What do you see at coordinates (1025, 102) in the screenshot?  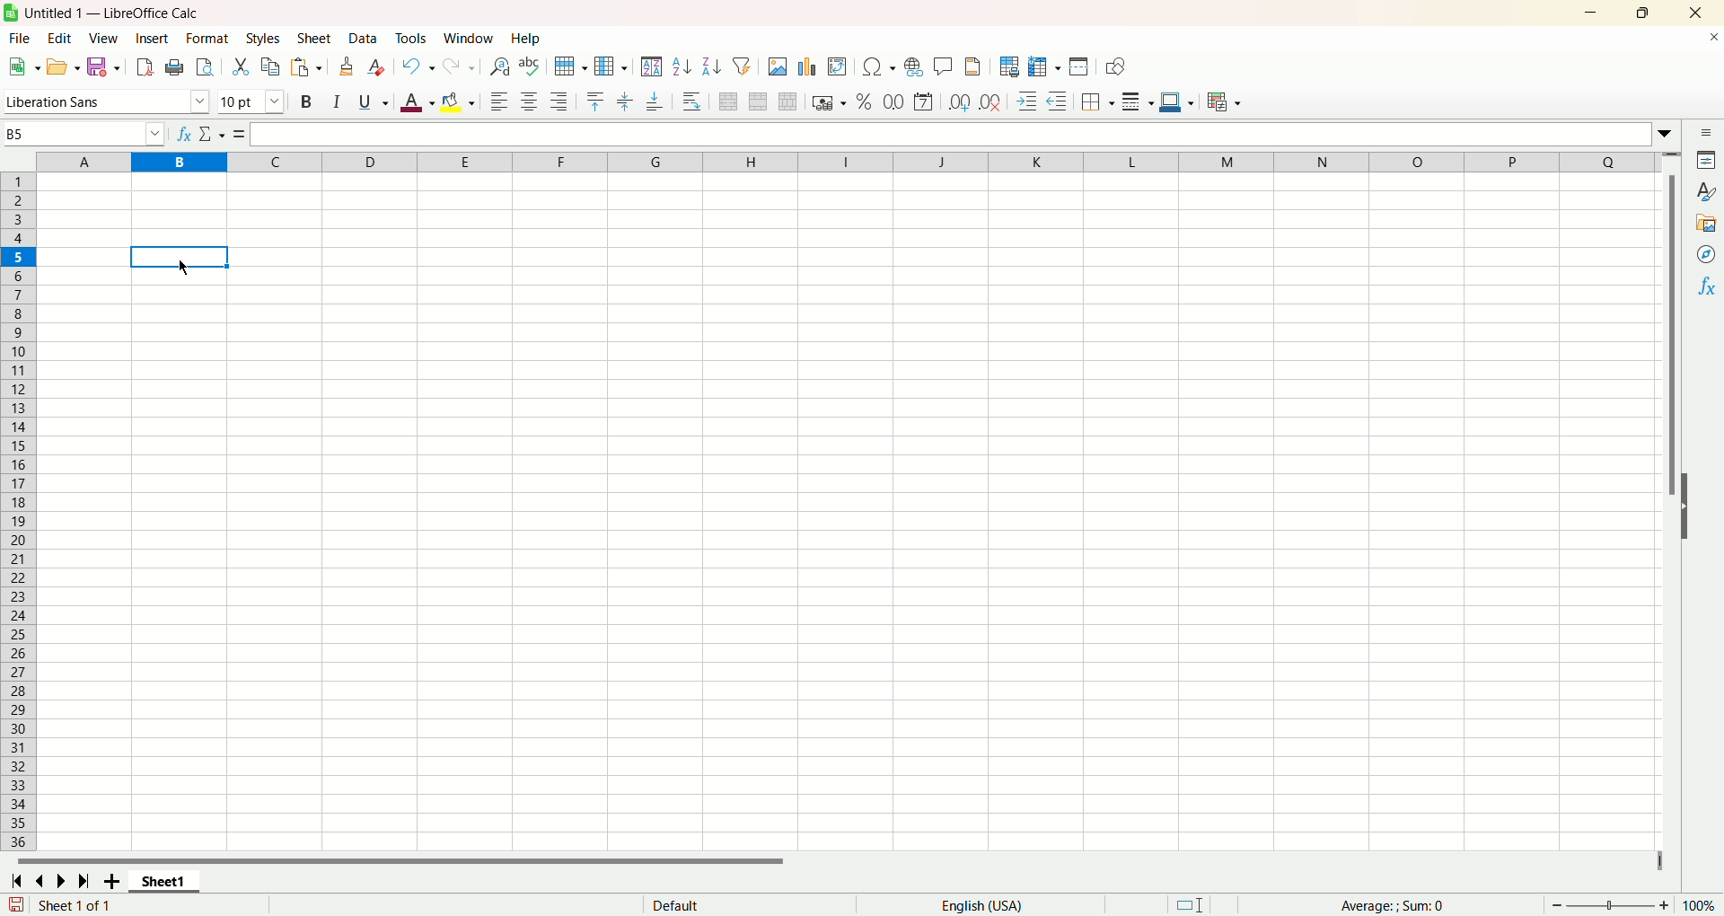 I see `increase indent` at bounding box center [1025, 102].